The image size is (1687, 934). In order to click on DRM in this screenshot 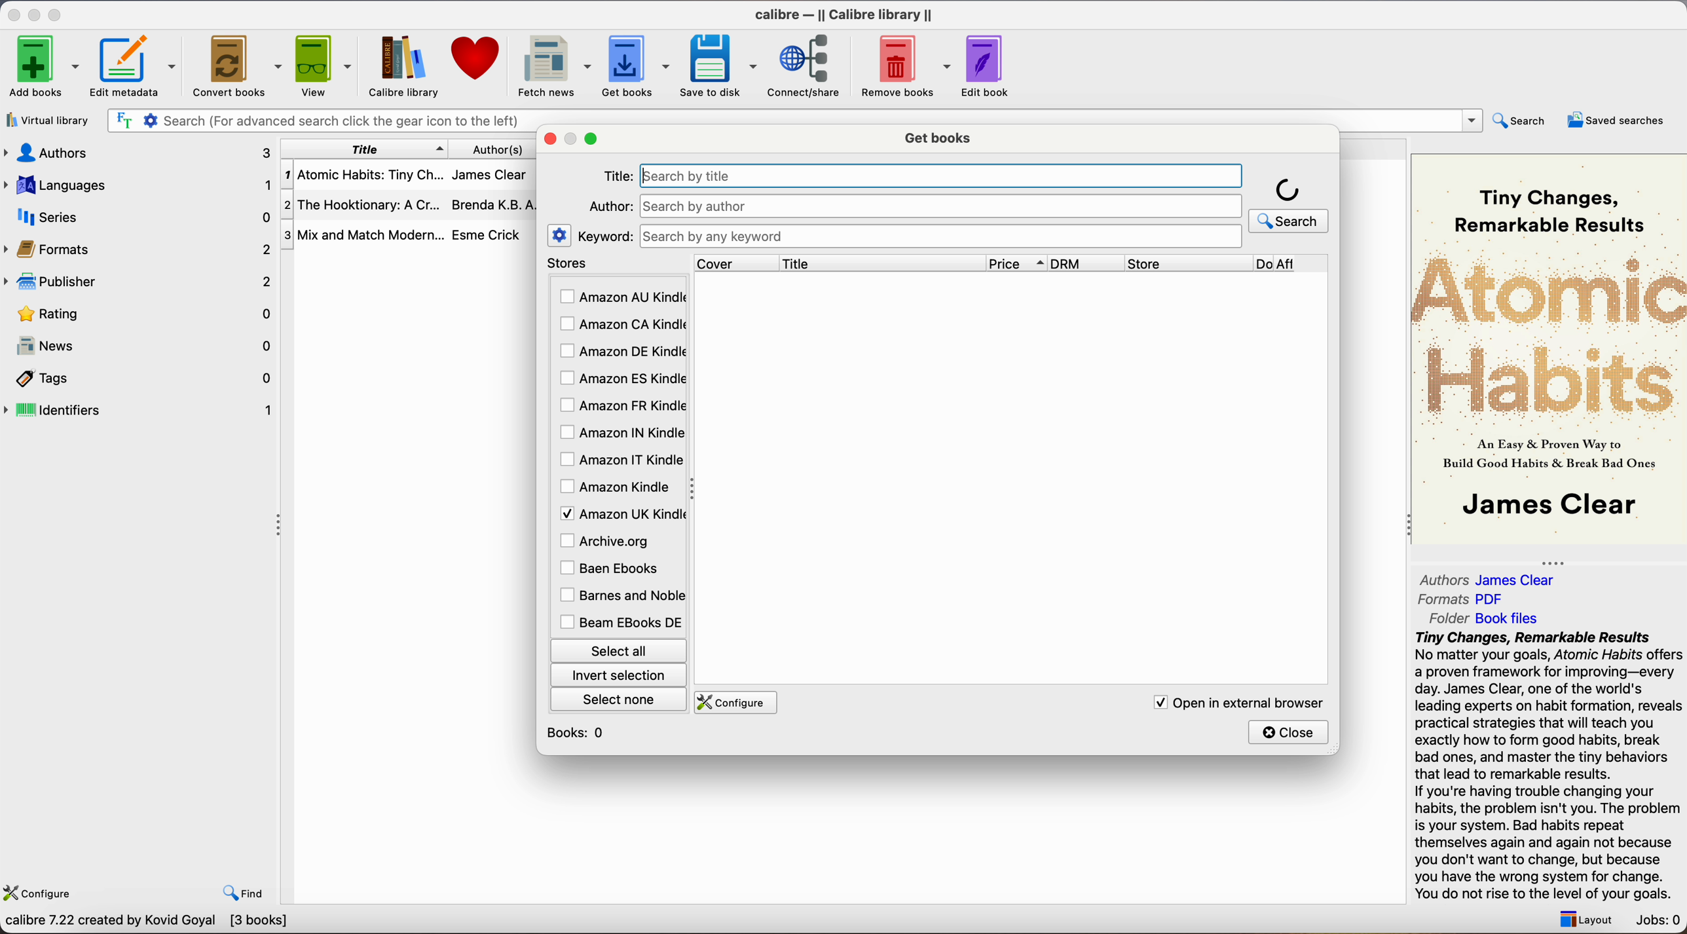, I will do `click(1088, 263)`.